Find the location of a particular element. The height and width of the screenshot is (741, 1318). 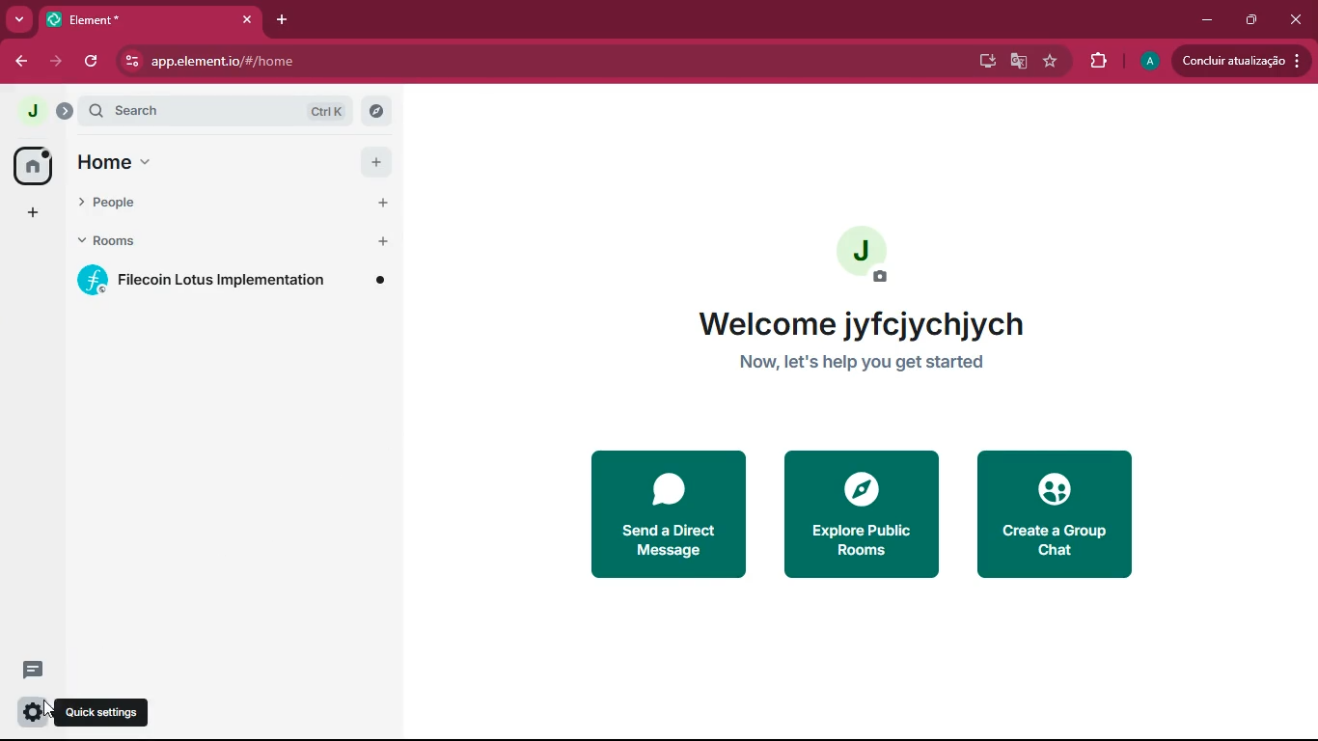

app.element.io/#/home is located at coordinates (337, 62).